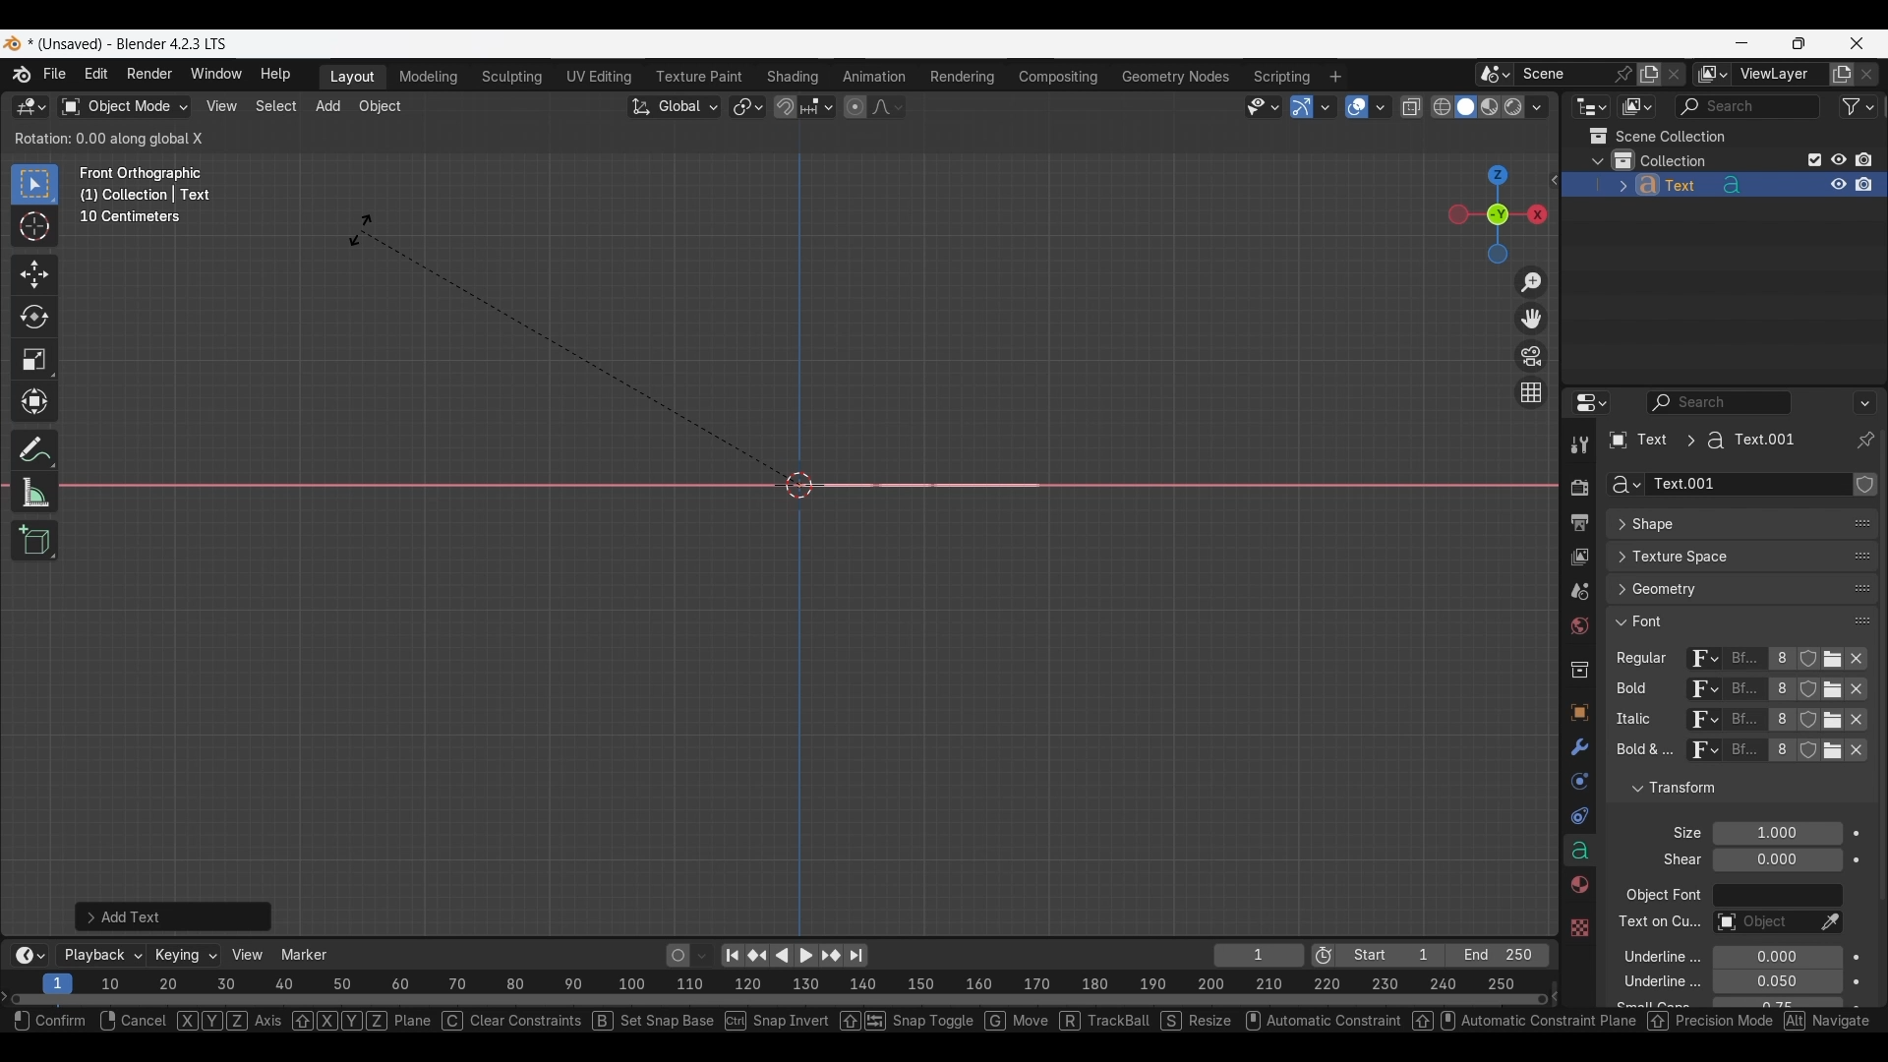 The width and height of the screenshot is (1888, 1062). What do you see at coordinates (1577, 74) in the screenshot?
I see `Pin scene to workspace` at bounding box center [1577, 74].